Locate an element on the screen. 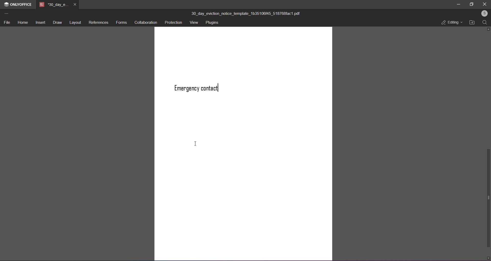 Image resolution: width=491 pixels, height=261 pixels. open file location is located at coordinates (472, 23).